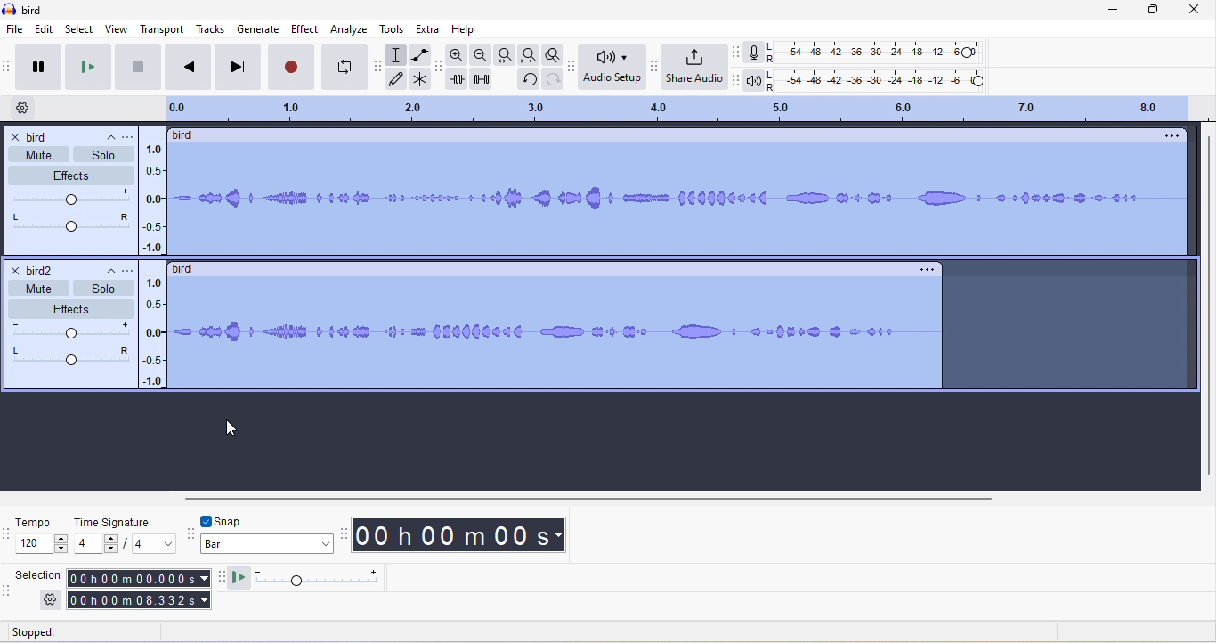 This screenshot has height=643, width=1216. What do you see at coordinates (256, 31) in the screenshot?
I see `generate` at bounding box center [256, 31].